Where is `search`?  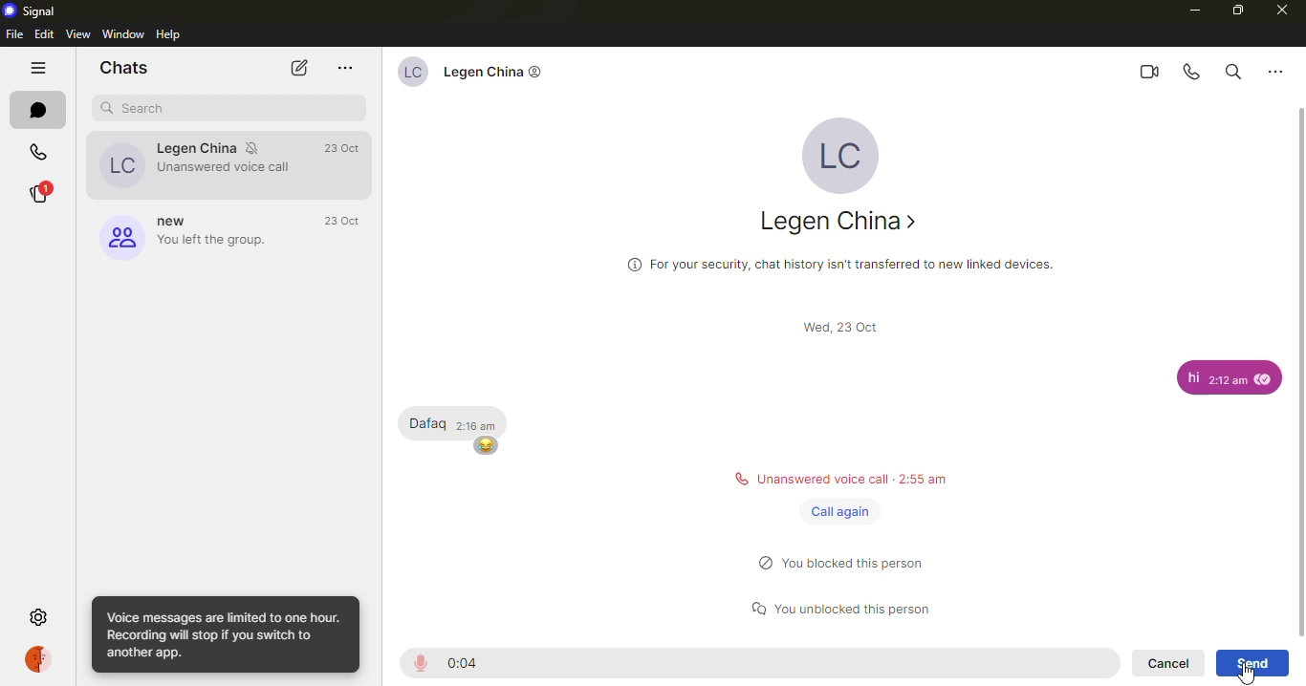 search is located at coordinates (139, 108).